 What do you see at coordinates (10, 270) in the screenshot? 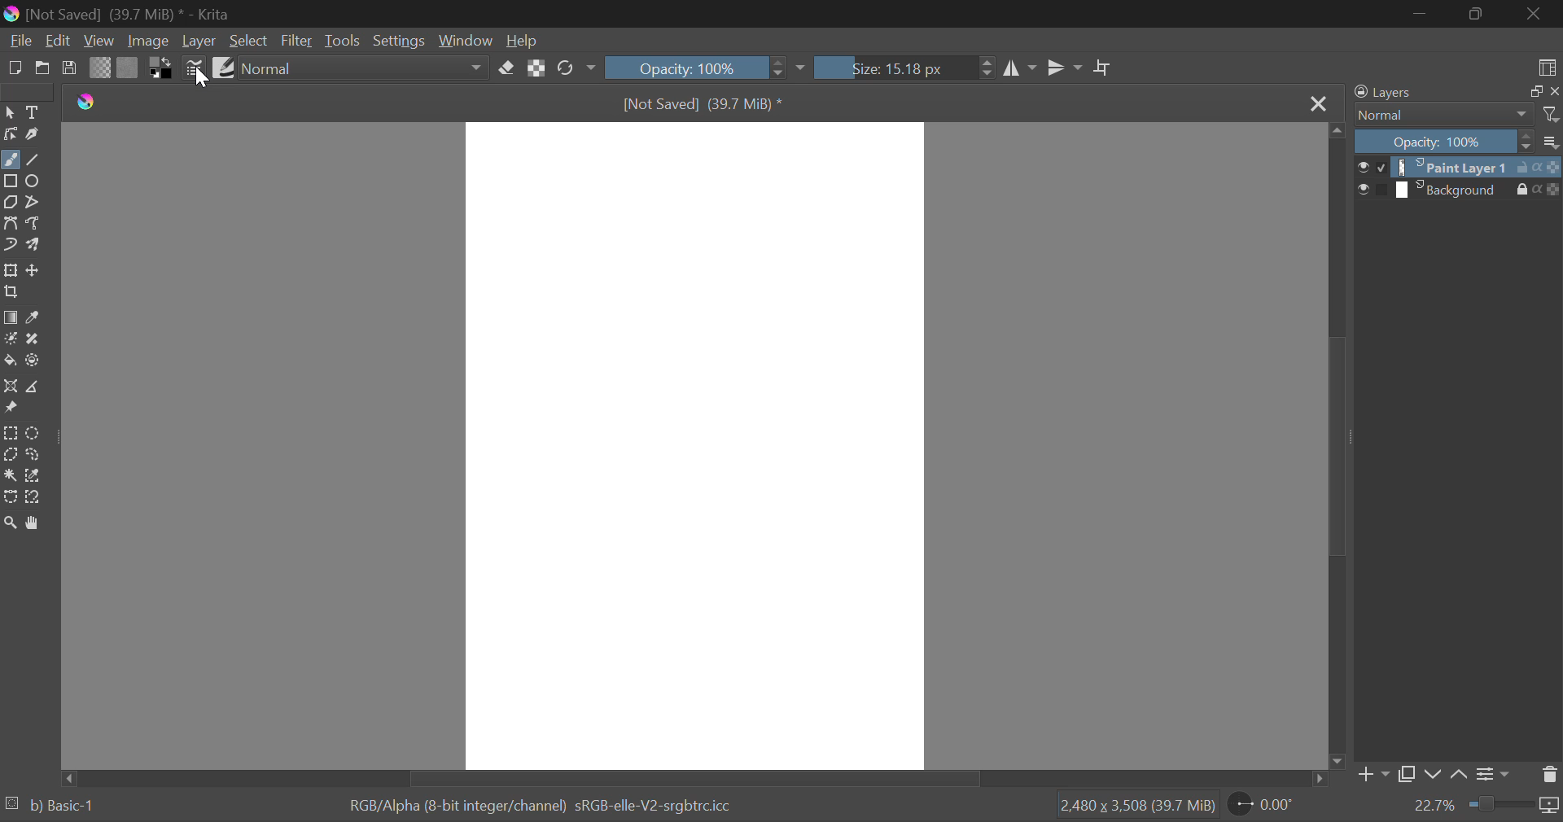
I see `Transform a layer` at bounding box center [10, 270].